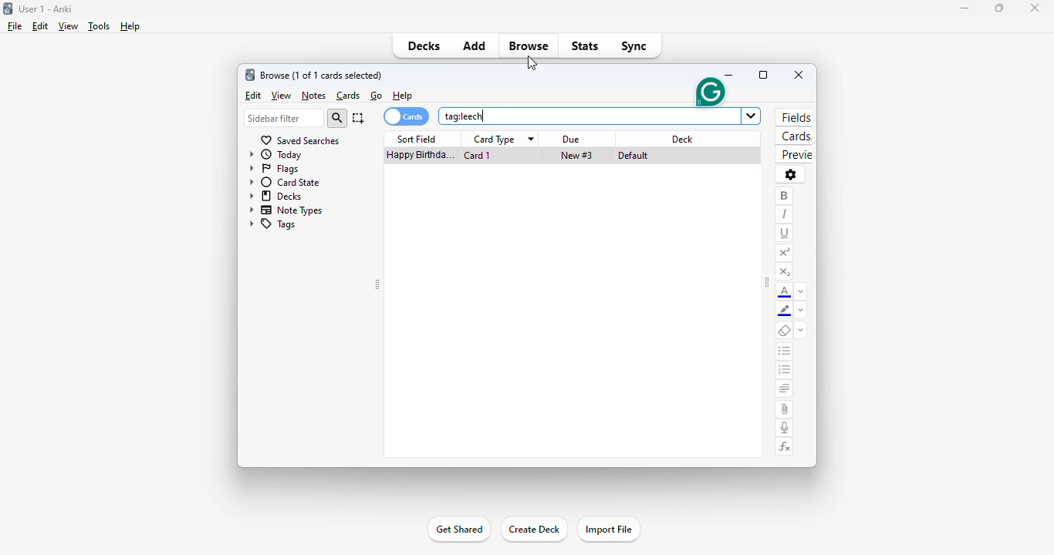  I want to click on select, so click(359, 118).